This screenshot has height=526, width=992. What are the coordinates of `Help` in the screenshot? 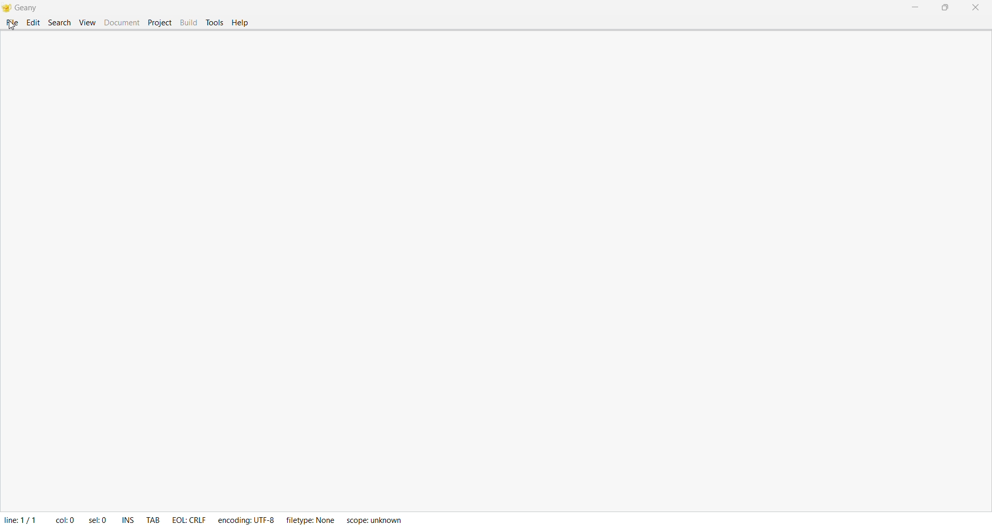 It's located at (241, 24).